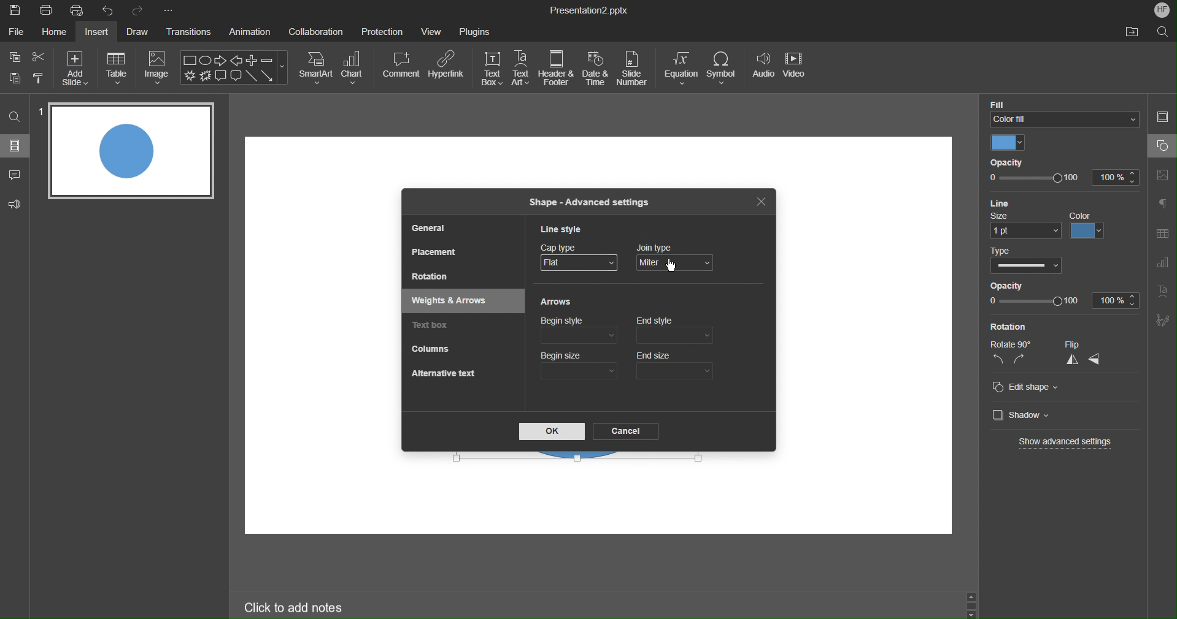 The image size is (1177, 619). I want to click on opacity slider, so click(1033, 179).